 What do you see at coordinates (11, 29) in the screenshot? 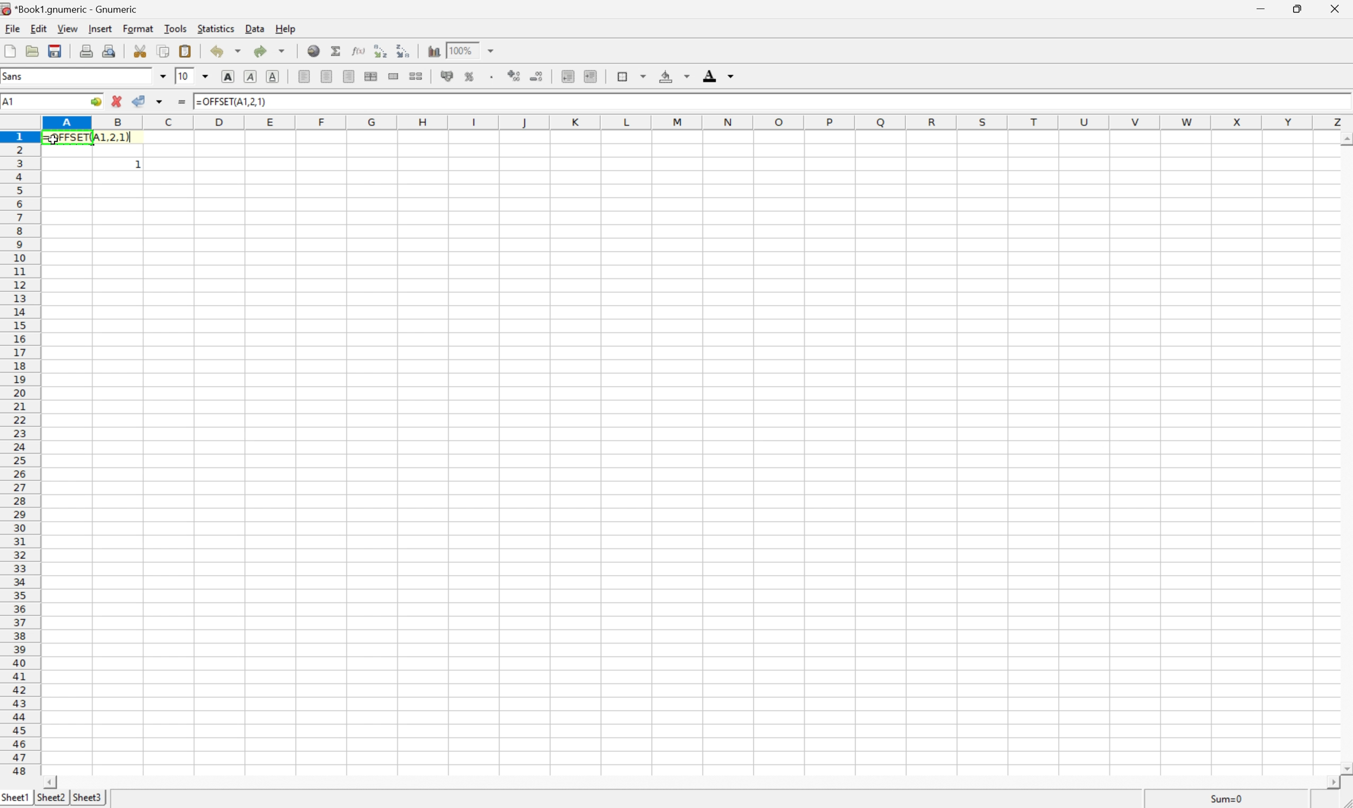
I see `` at bounding box center [11, 29].